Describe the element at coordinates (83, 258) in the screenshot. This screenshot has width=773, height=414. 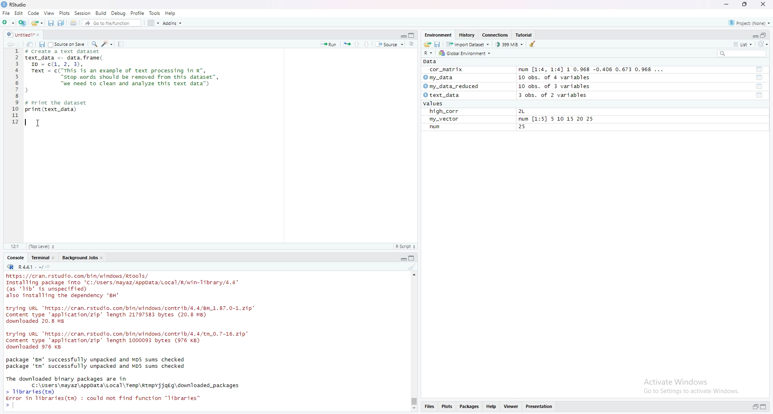
I see `background jobs` at that location.